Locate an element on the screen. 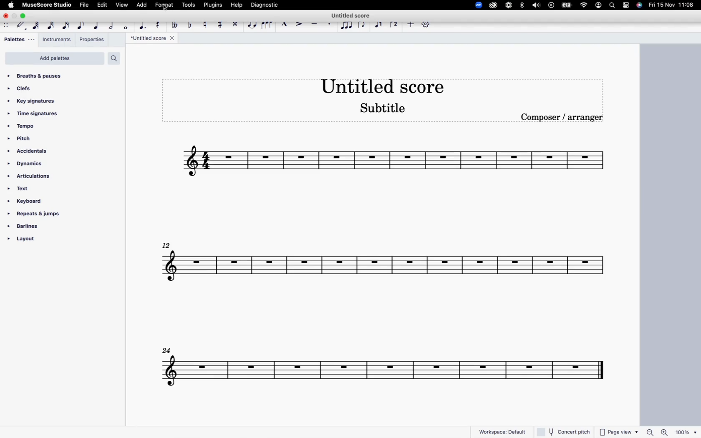 The image size is (701, 438). tempo is located at coordinates (23, 126).